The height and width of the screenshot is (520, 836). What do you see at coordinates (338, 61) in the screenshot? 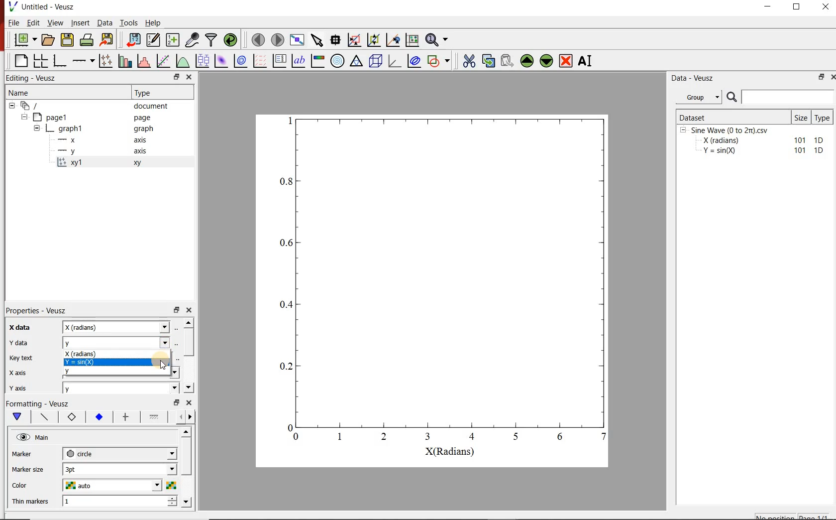
I see `Polar graph` at bounding box center [338, 61].